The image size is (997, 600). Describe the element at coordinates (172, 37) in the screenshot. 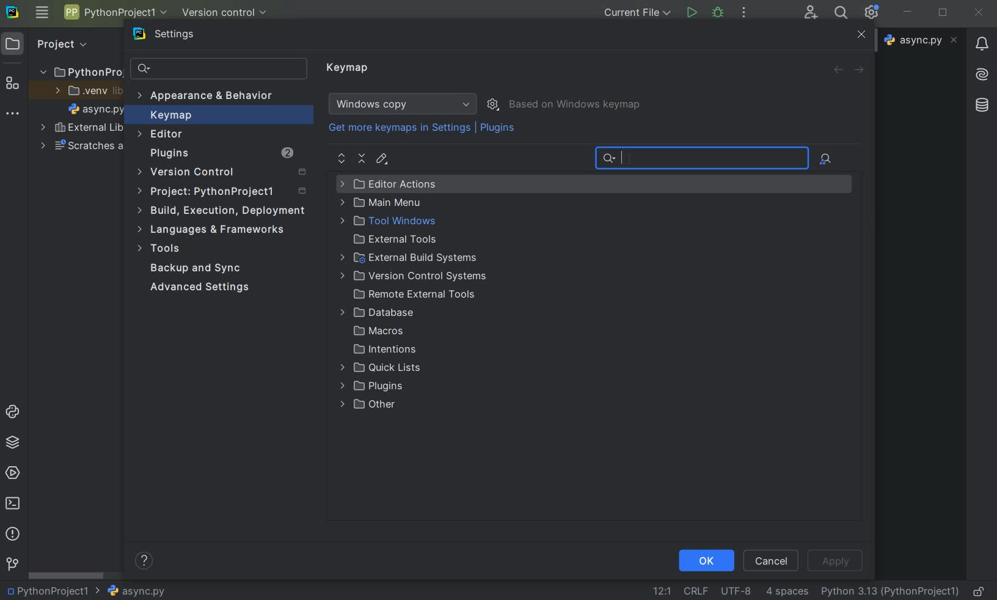

I see `settings` at that location.